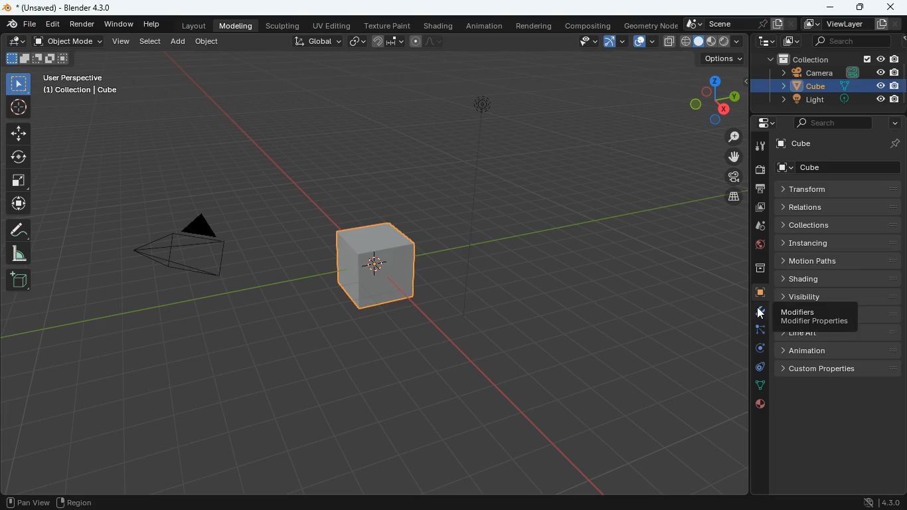 The height and width of the screenshot is (510, 907). I want to click on zoom, so click(732, 137).